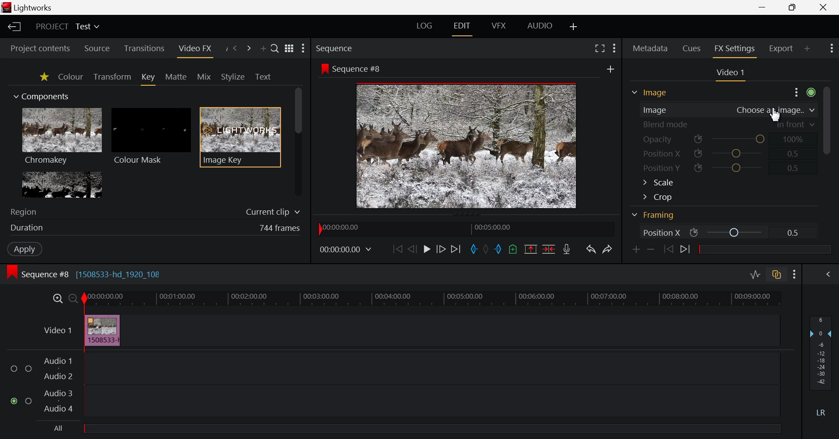  Describe the element at coordinates (685, 251) in the screenshot. I see `Next keyframe` at that location.